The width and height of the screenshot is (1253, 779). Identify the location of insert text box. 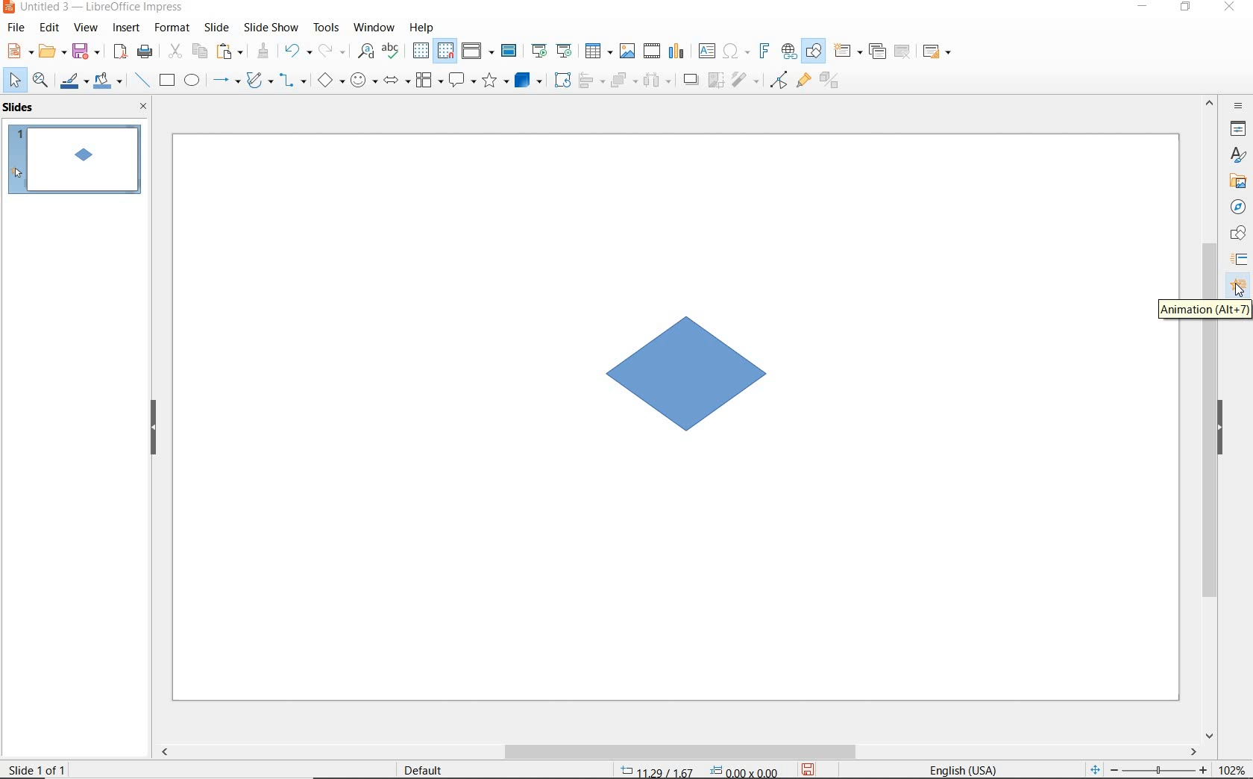
(706, 51).